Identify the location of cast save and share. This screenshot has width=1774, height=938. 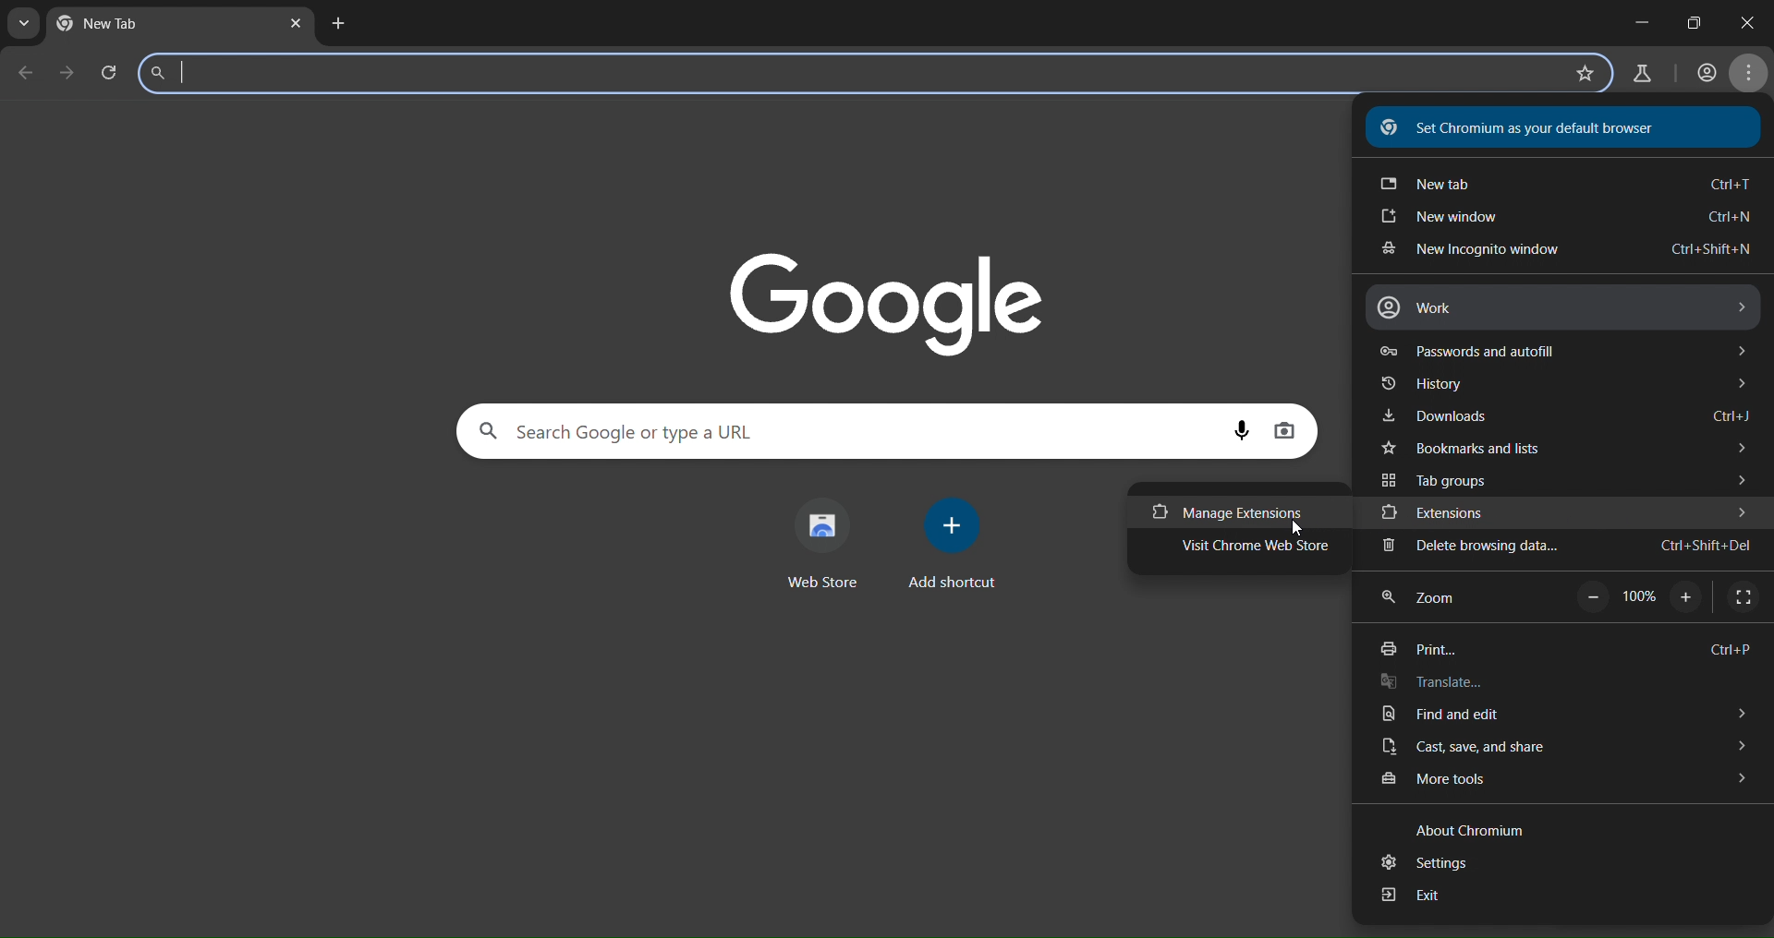
(1571, 750).